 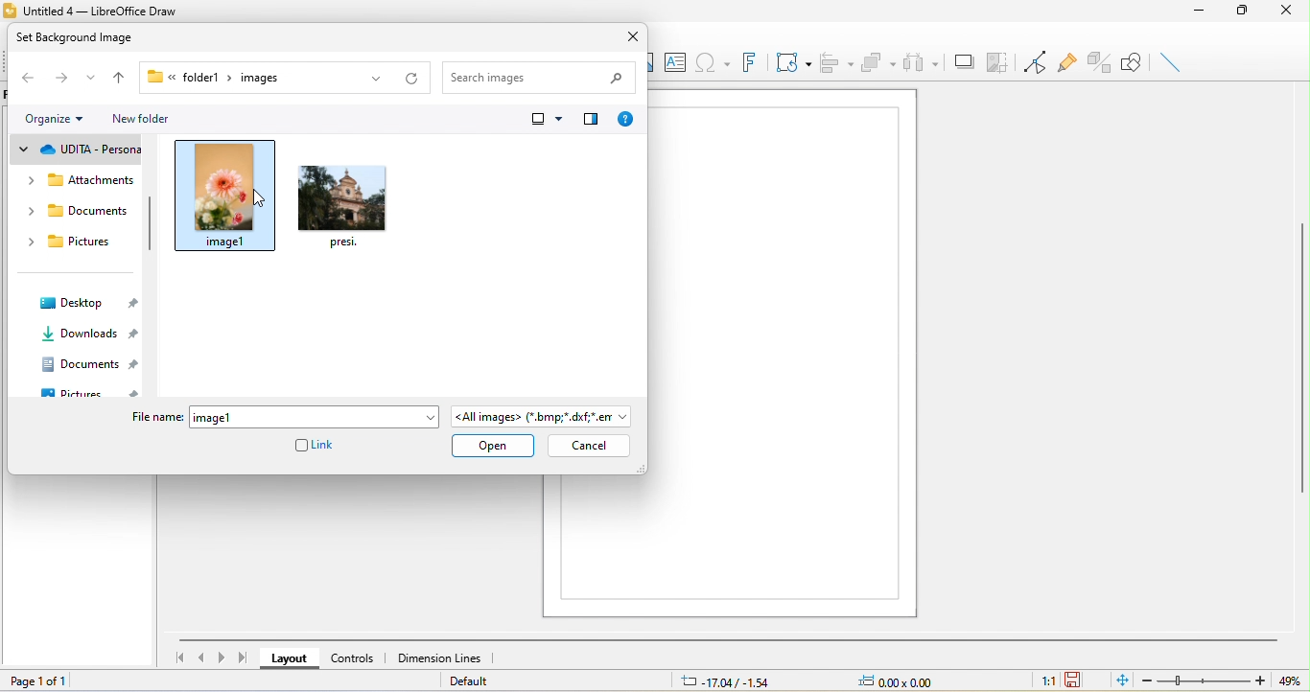 I want to click on page 1 of 1, so click(x=48, y=681).